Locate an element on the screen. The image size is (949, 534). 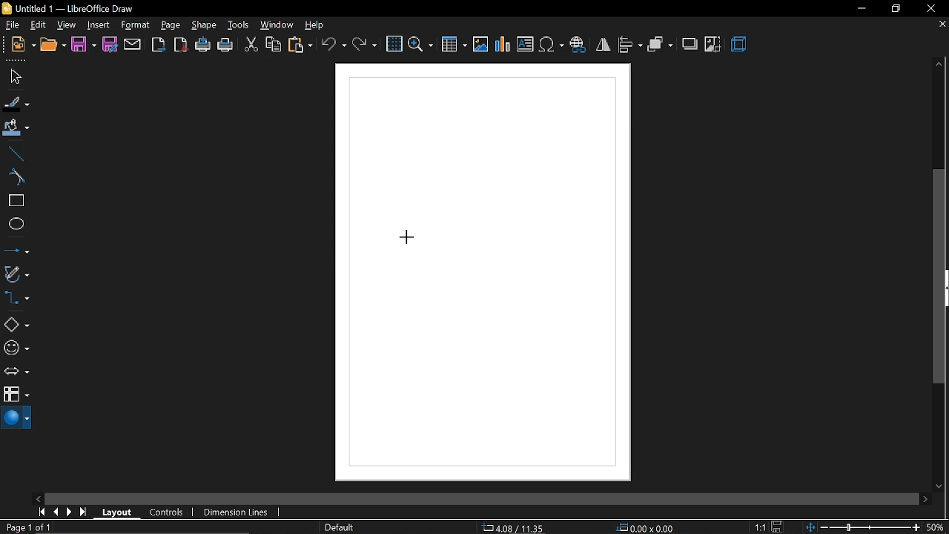
ellipse is located at coordinates (13, 223).